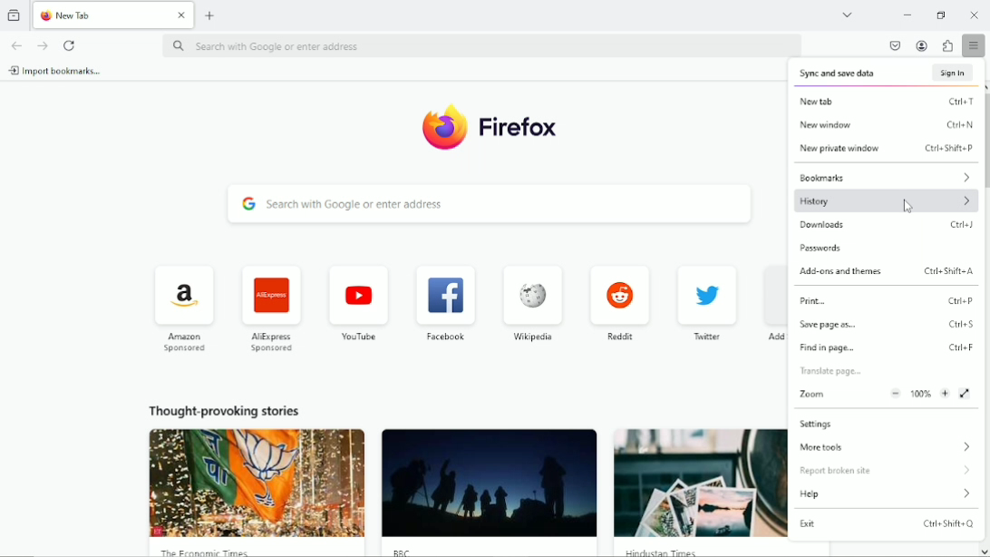 Image resolution: width=990 pixels, height=557 pixels. Describe the element at coordinates (941, 15) in the screenshot. I see `restore down` at that location.